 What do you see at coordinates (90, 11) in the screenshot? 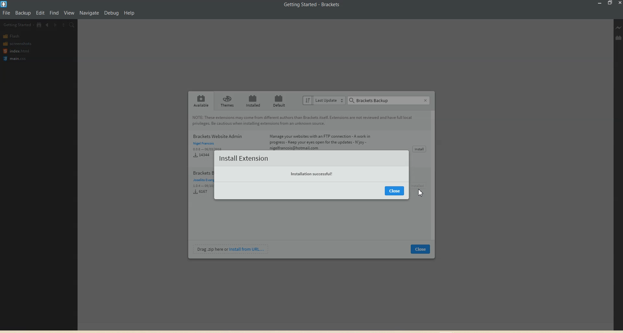
I see `Navigation` at bounding box center [90, 11].